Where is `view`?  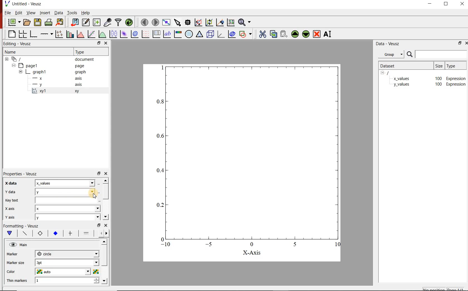 view is located at coordinates (31, 13).